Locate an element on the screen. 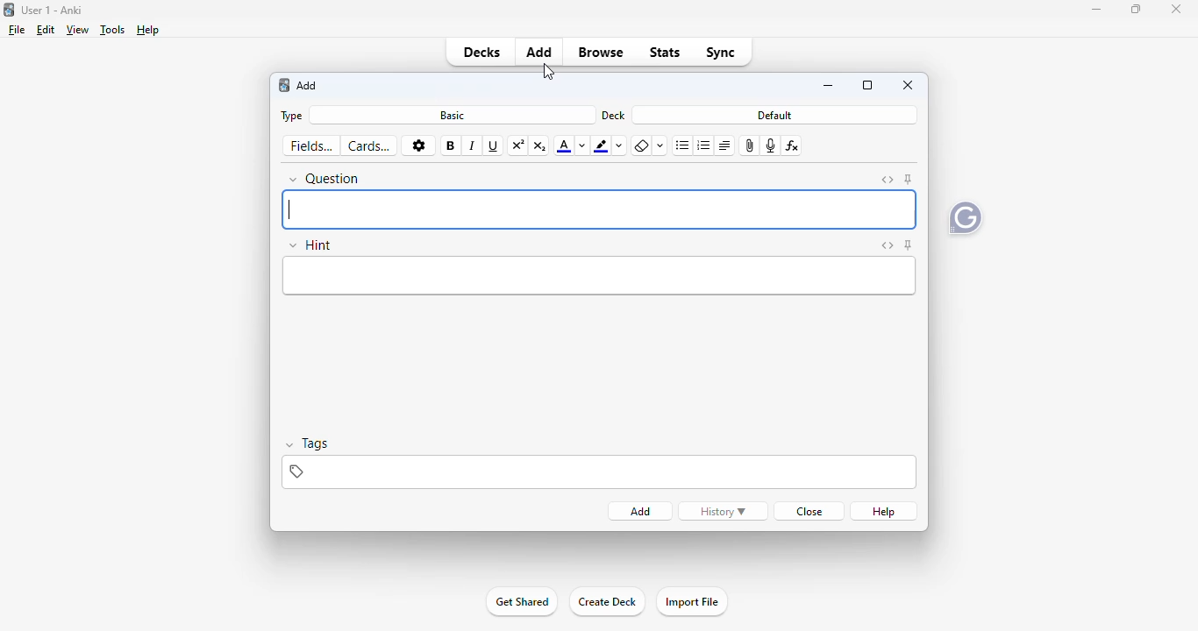 This screenshot has height=631, width=1198. options is located at coordinates (418, 145).